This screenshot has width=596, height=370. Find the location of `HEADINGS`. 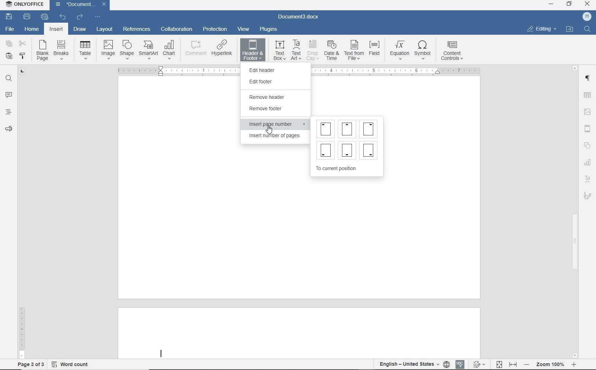

HEADINGS is located at coordinates (7, 113).